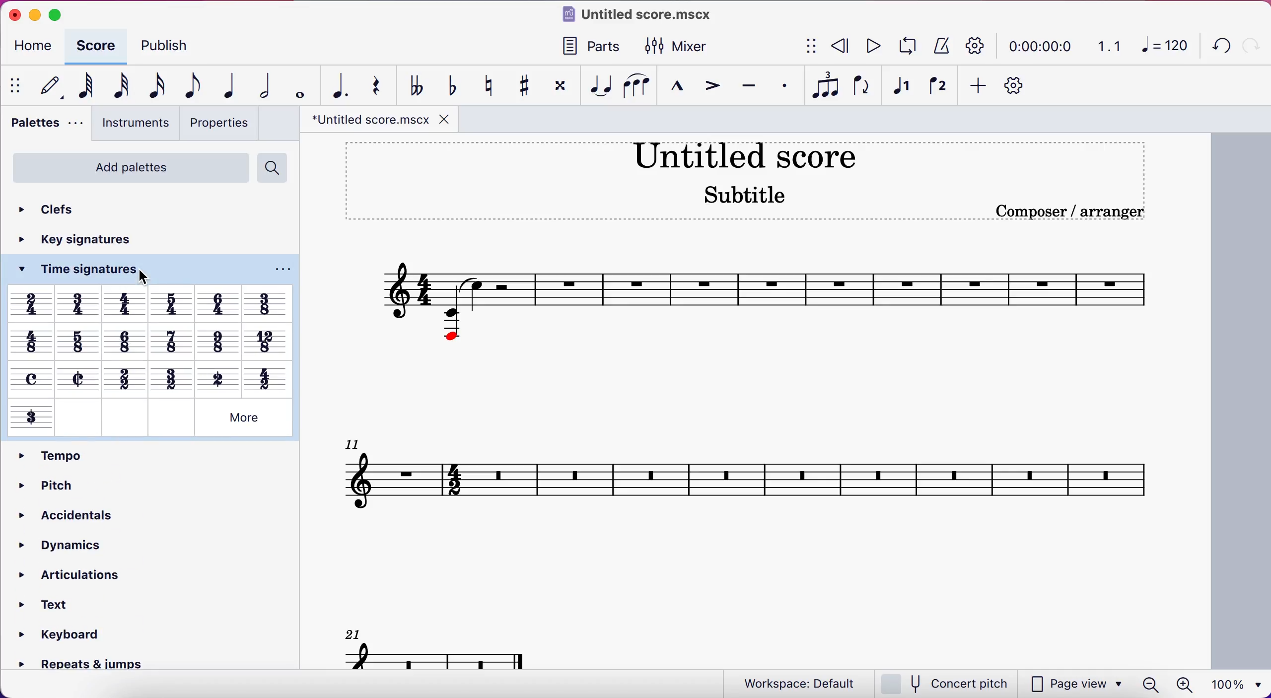  I want to click on properties, so click(217, 125).